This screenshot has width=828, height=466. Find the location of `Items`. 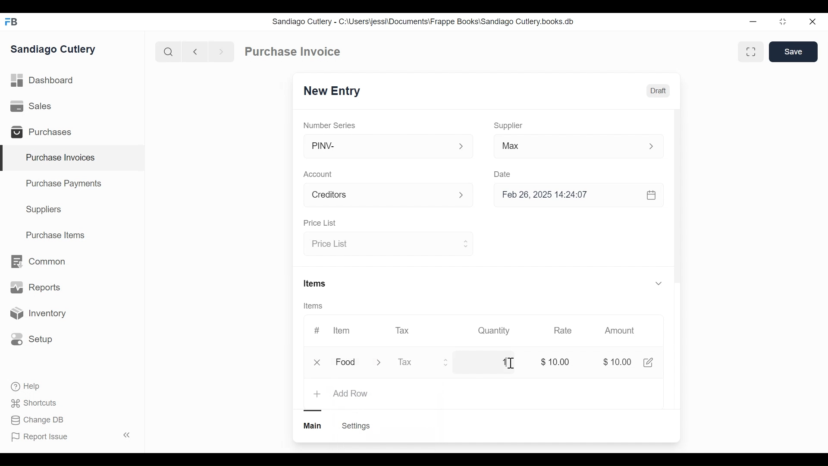

Items is located at coordinates (316, 284).